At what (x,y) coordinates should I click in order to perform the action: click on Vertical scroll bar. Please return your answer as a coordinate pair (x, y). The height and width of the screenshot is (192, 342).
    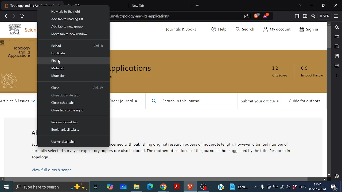
    Looking at the image, I should click on (329, 37).